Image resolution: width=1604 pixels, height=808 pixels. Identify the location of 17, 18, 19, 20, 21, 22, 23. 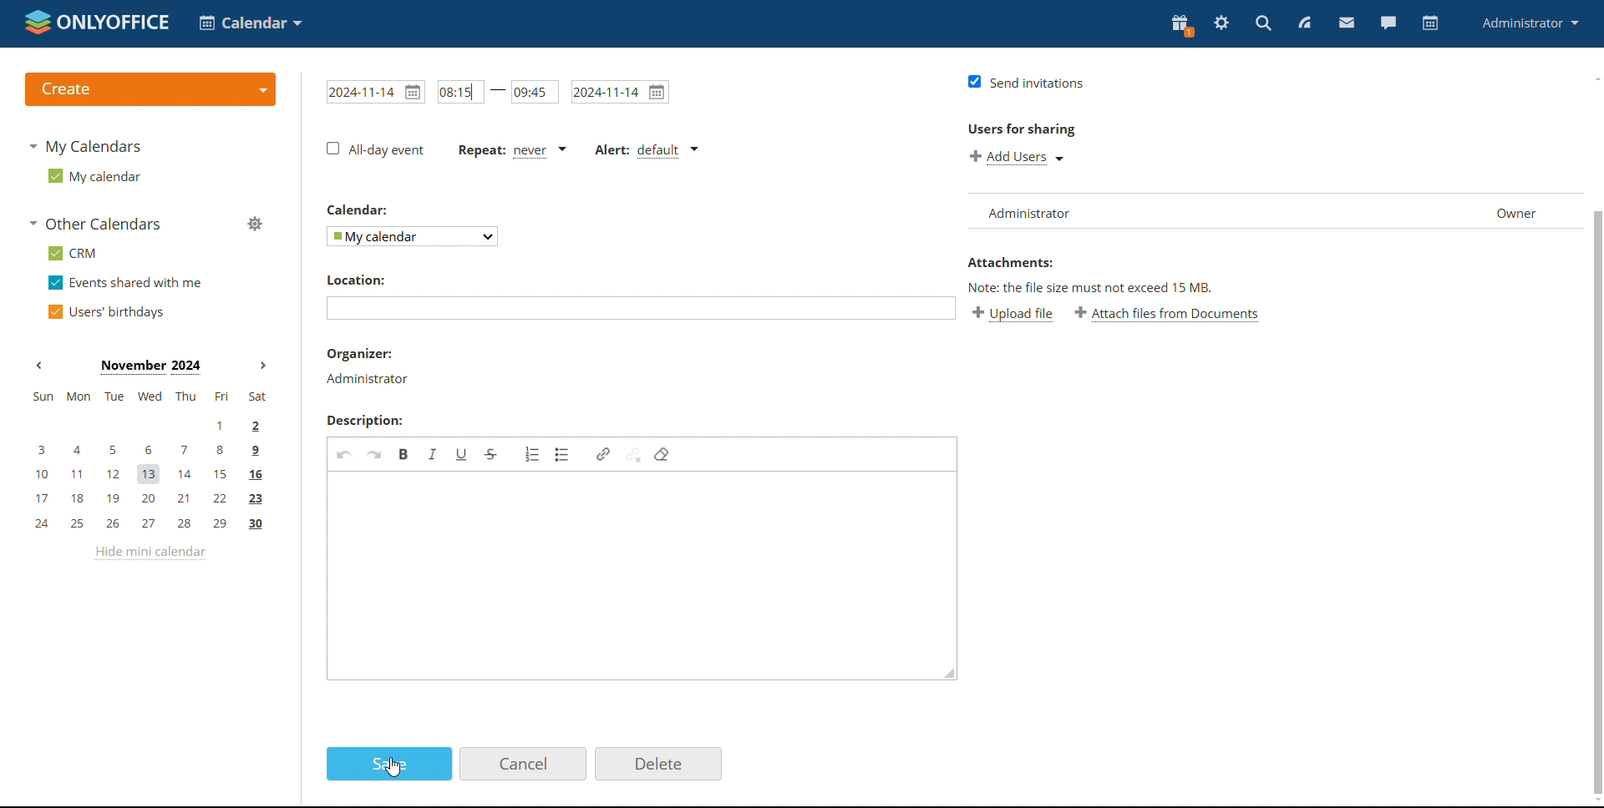
(152, 498).